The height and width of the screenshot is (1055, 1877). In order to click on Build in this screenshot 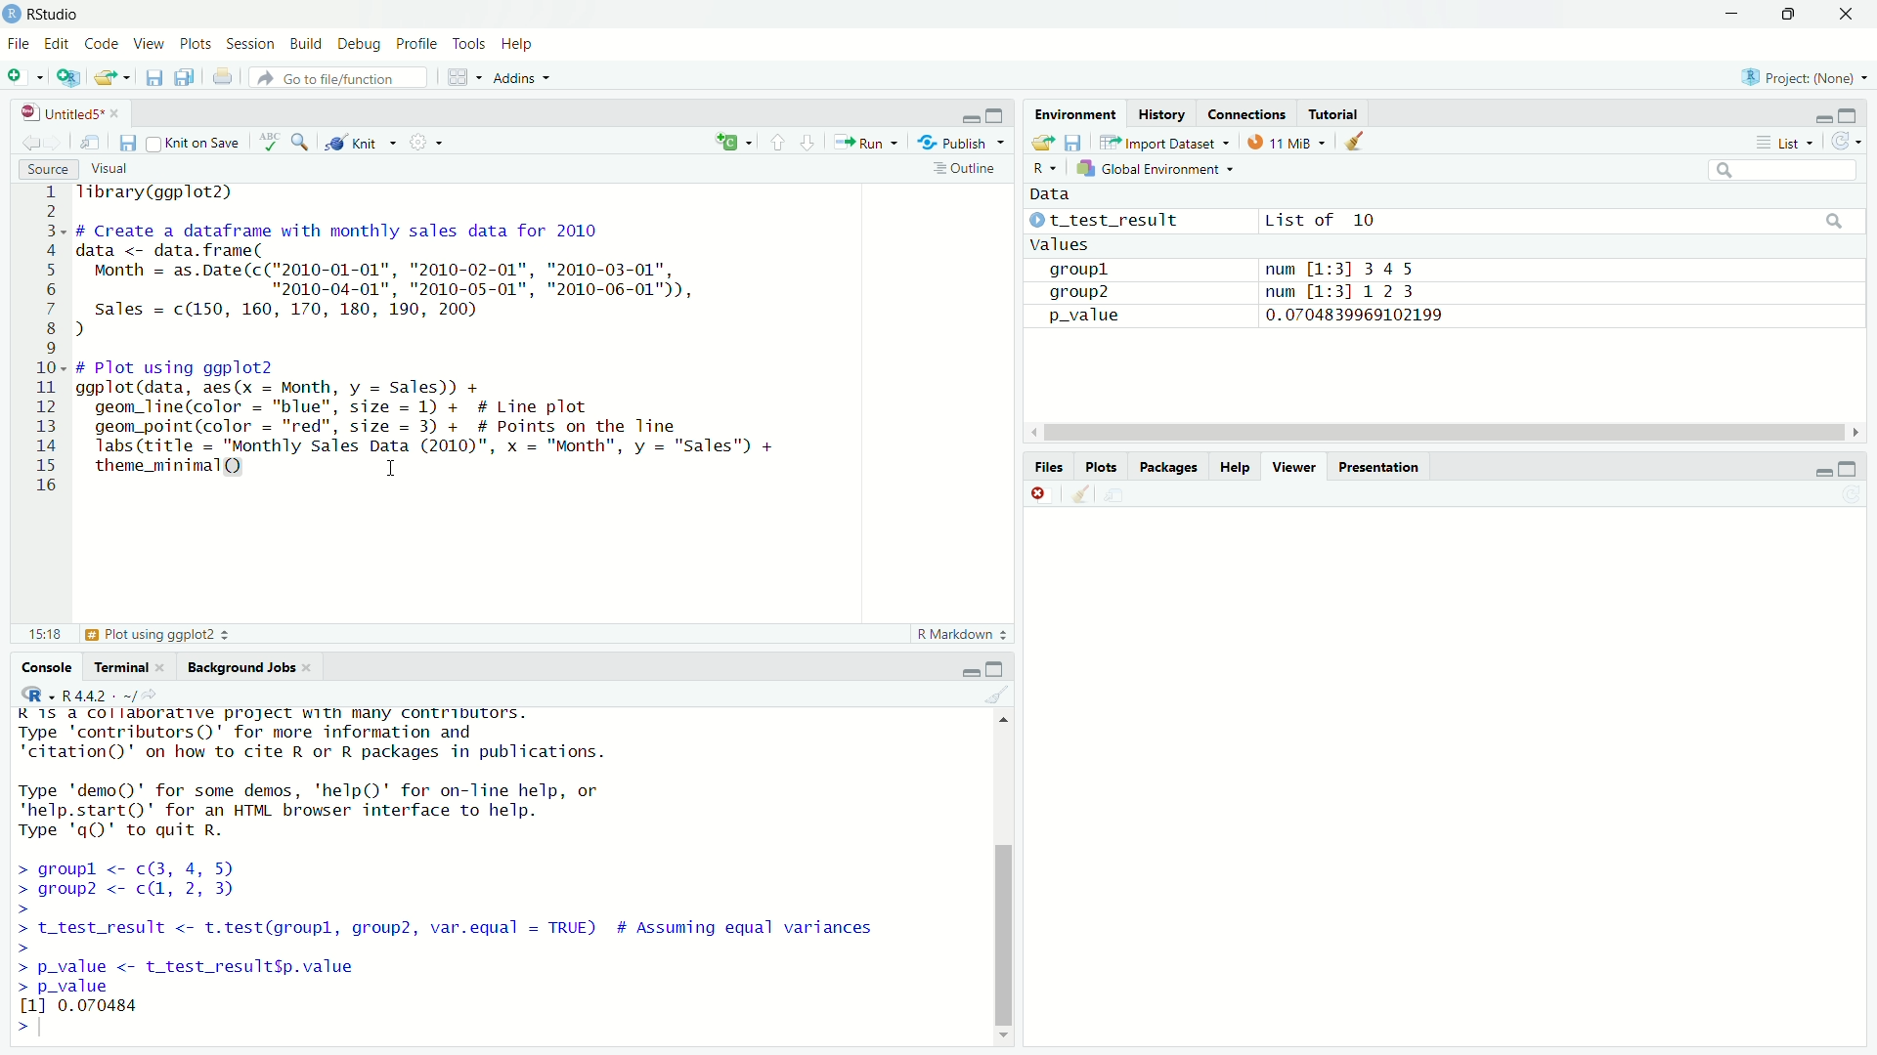, I will do `click(305, 40)`.